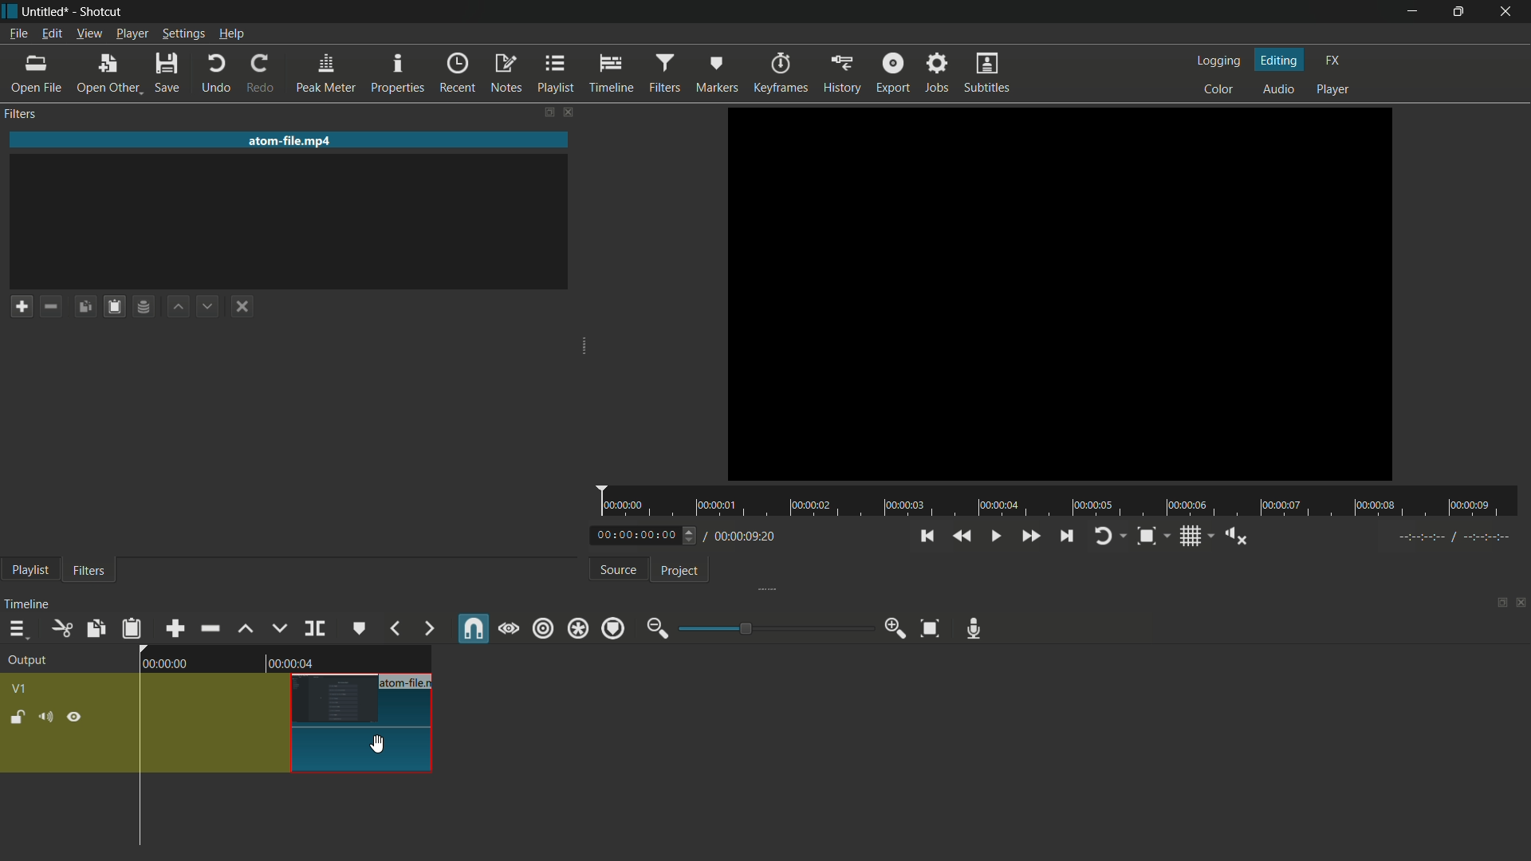  I want to click on remove the filter, so click(50, 308).